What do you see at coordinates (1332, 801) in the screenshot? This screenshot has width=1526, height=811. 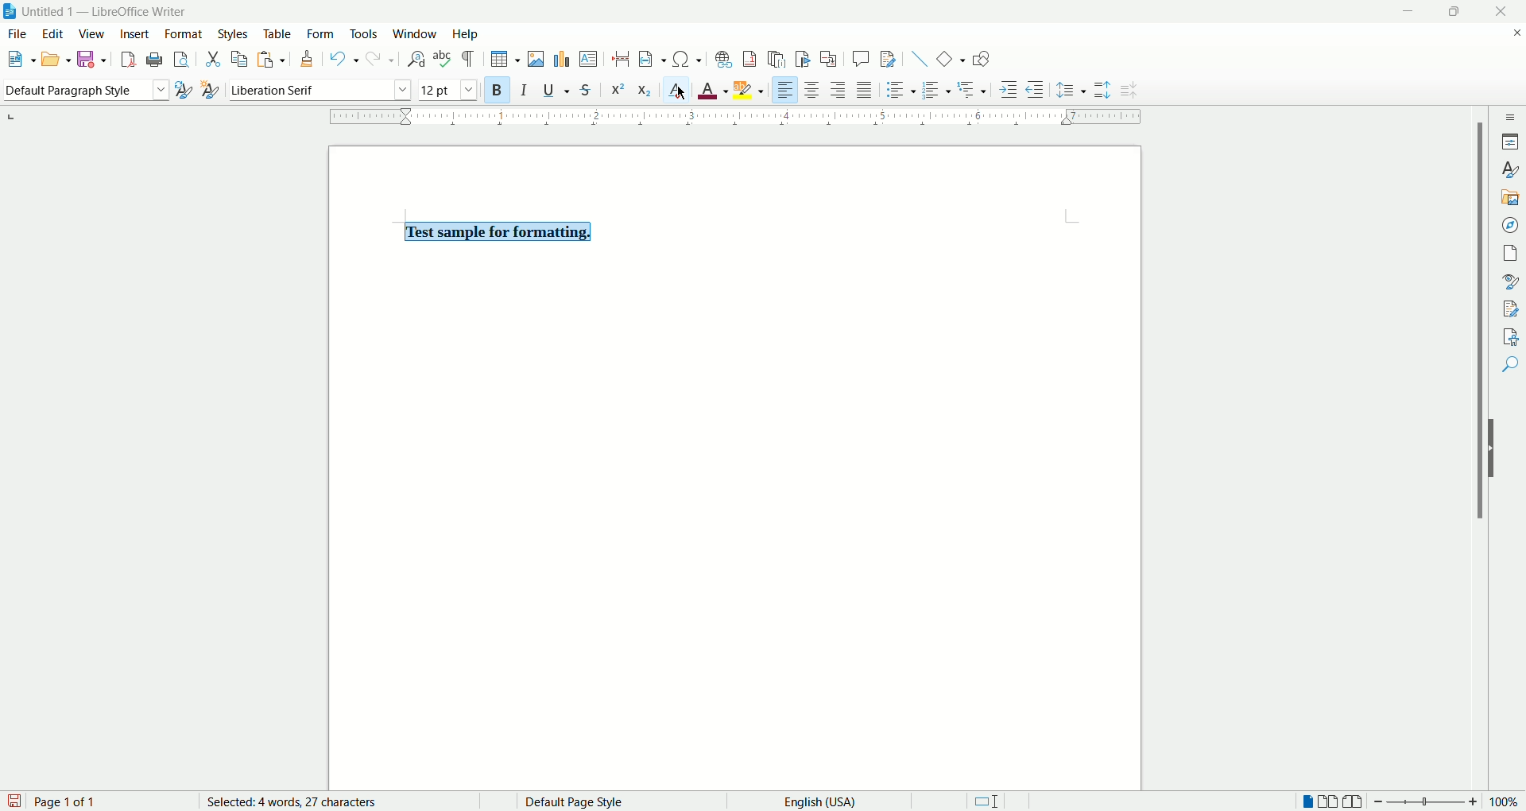 I see `multiple page view` at bounding box center [1332, 801].